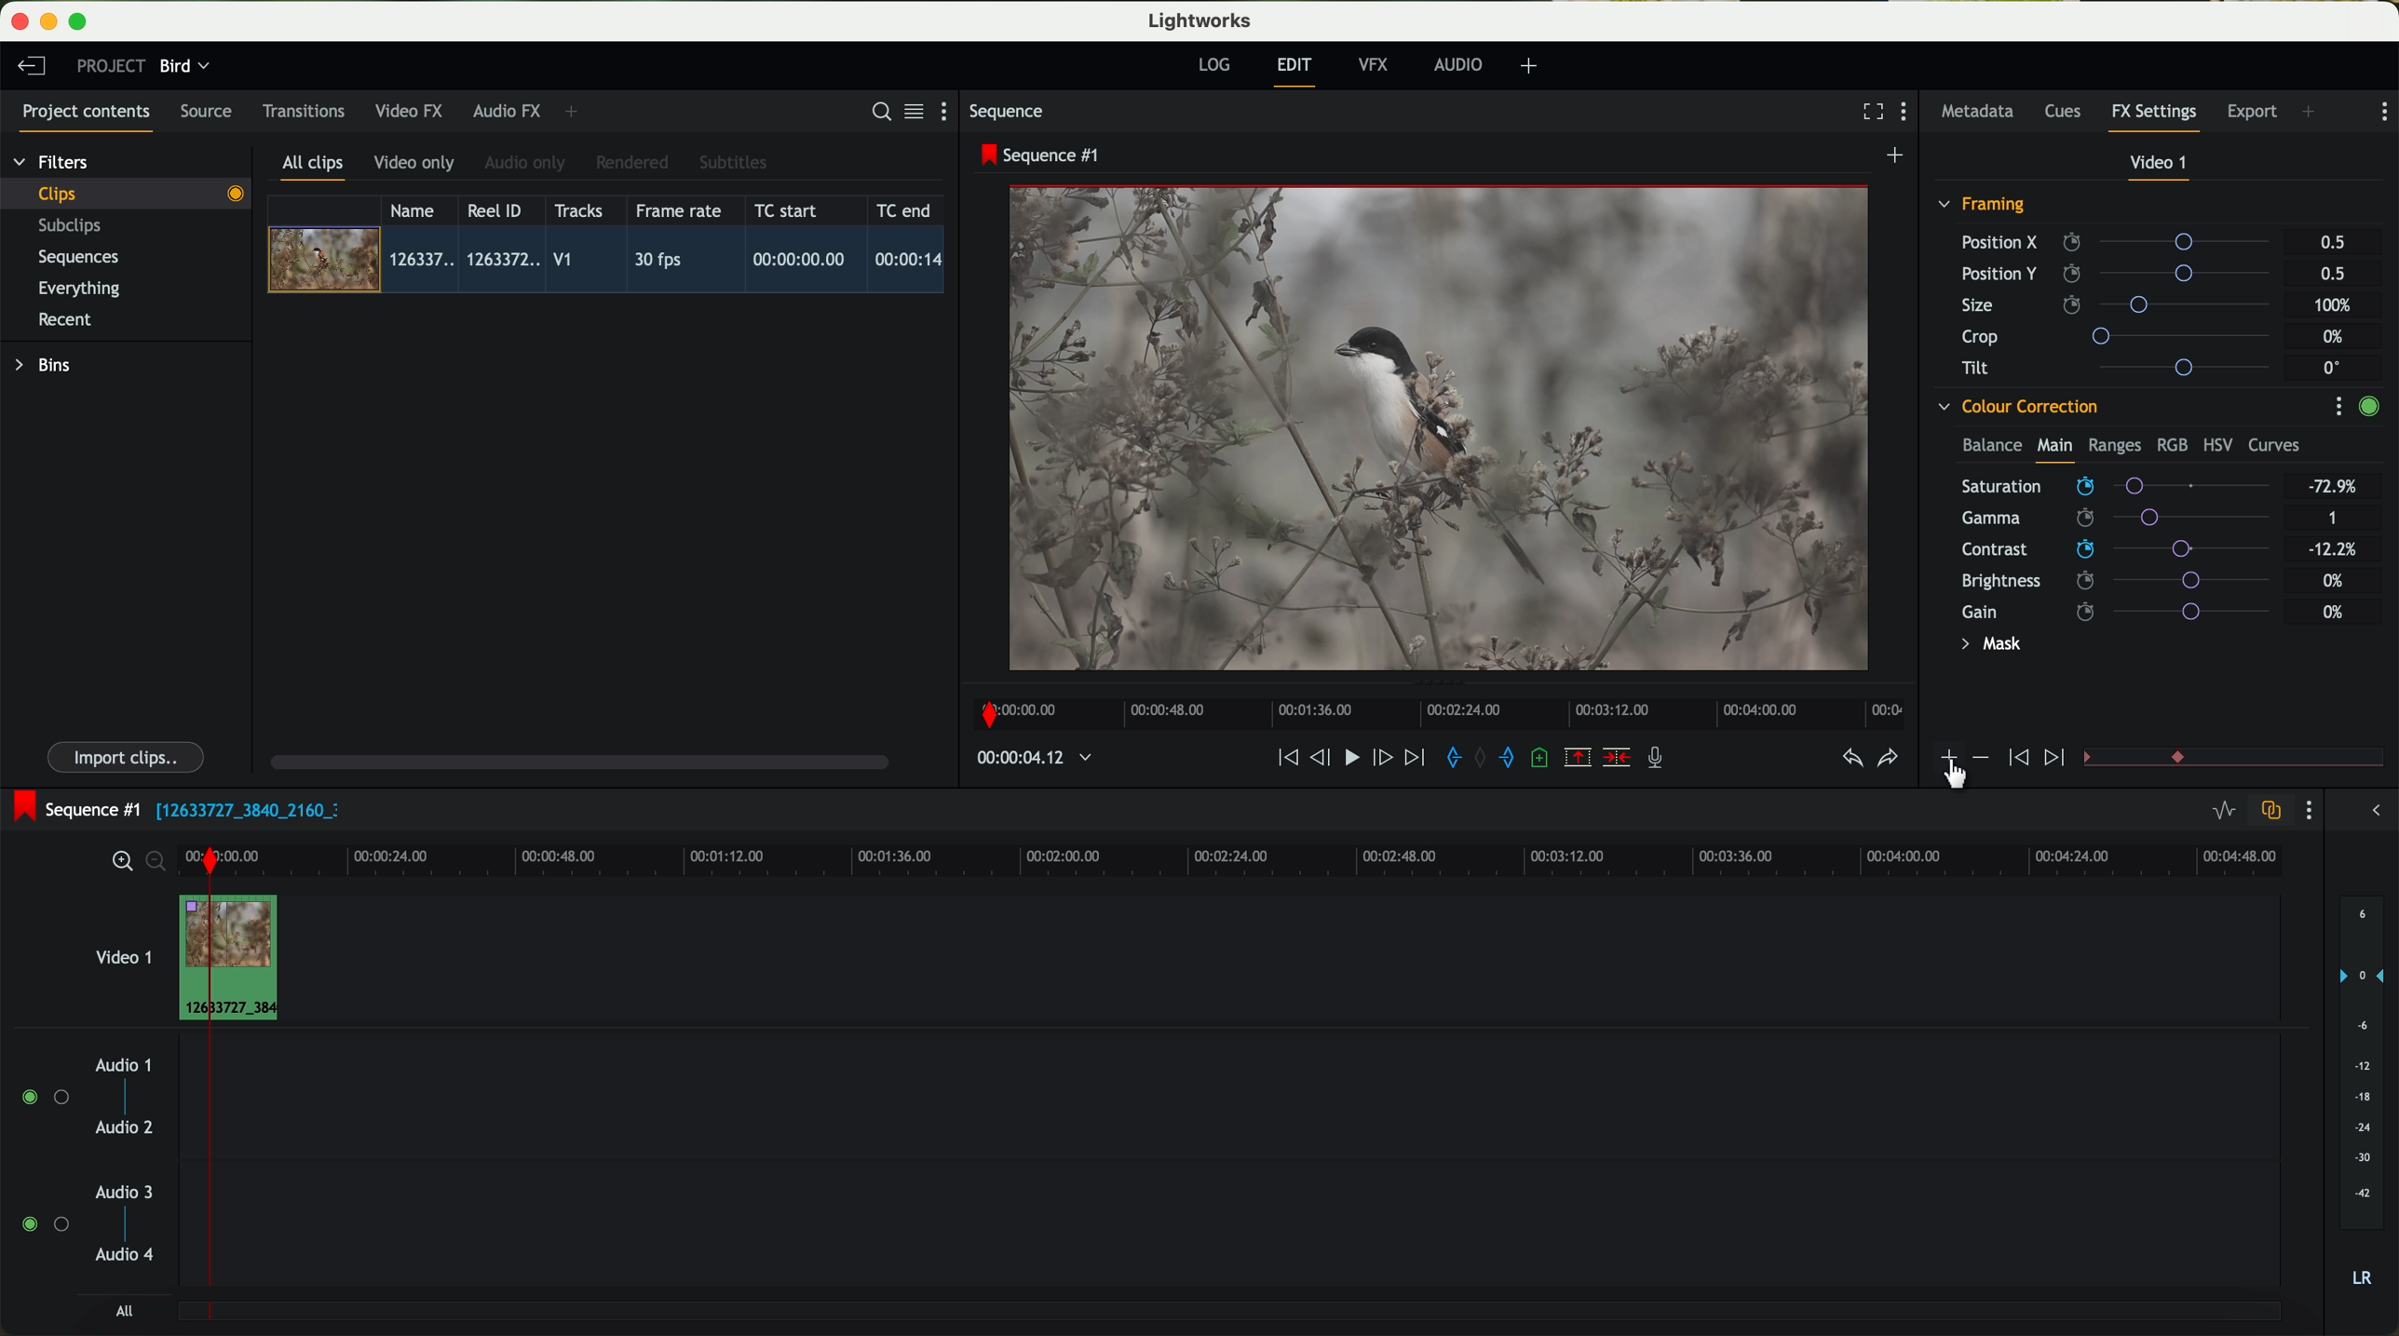 This screenshot has width=2399, height=1336. I want to click on sequence #1, so click(1042, 155).